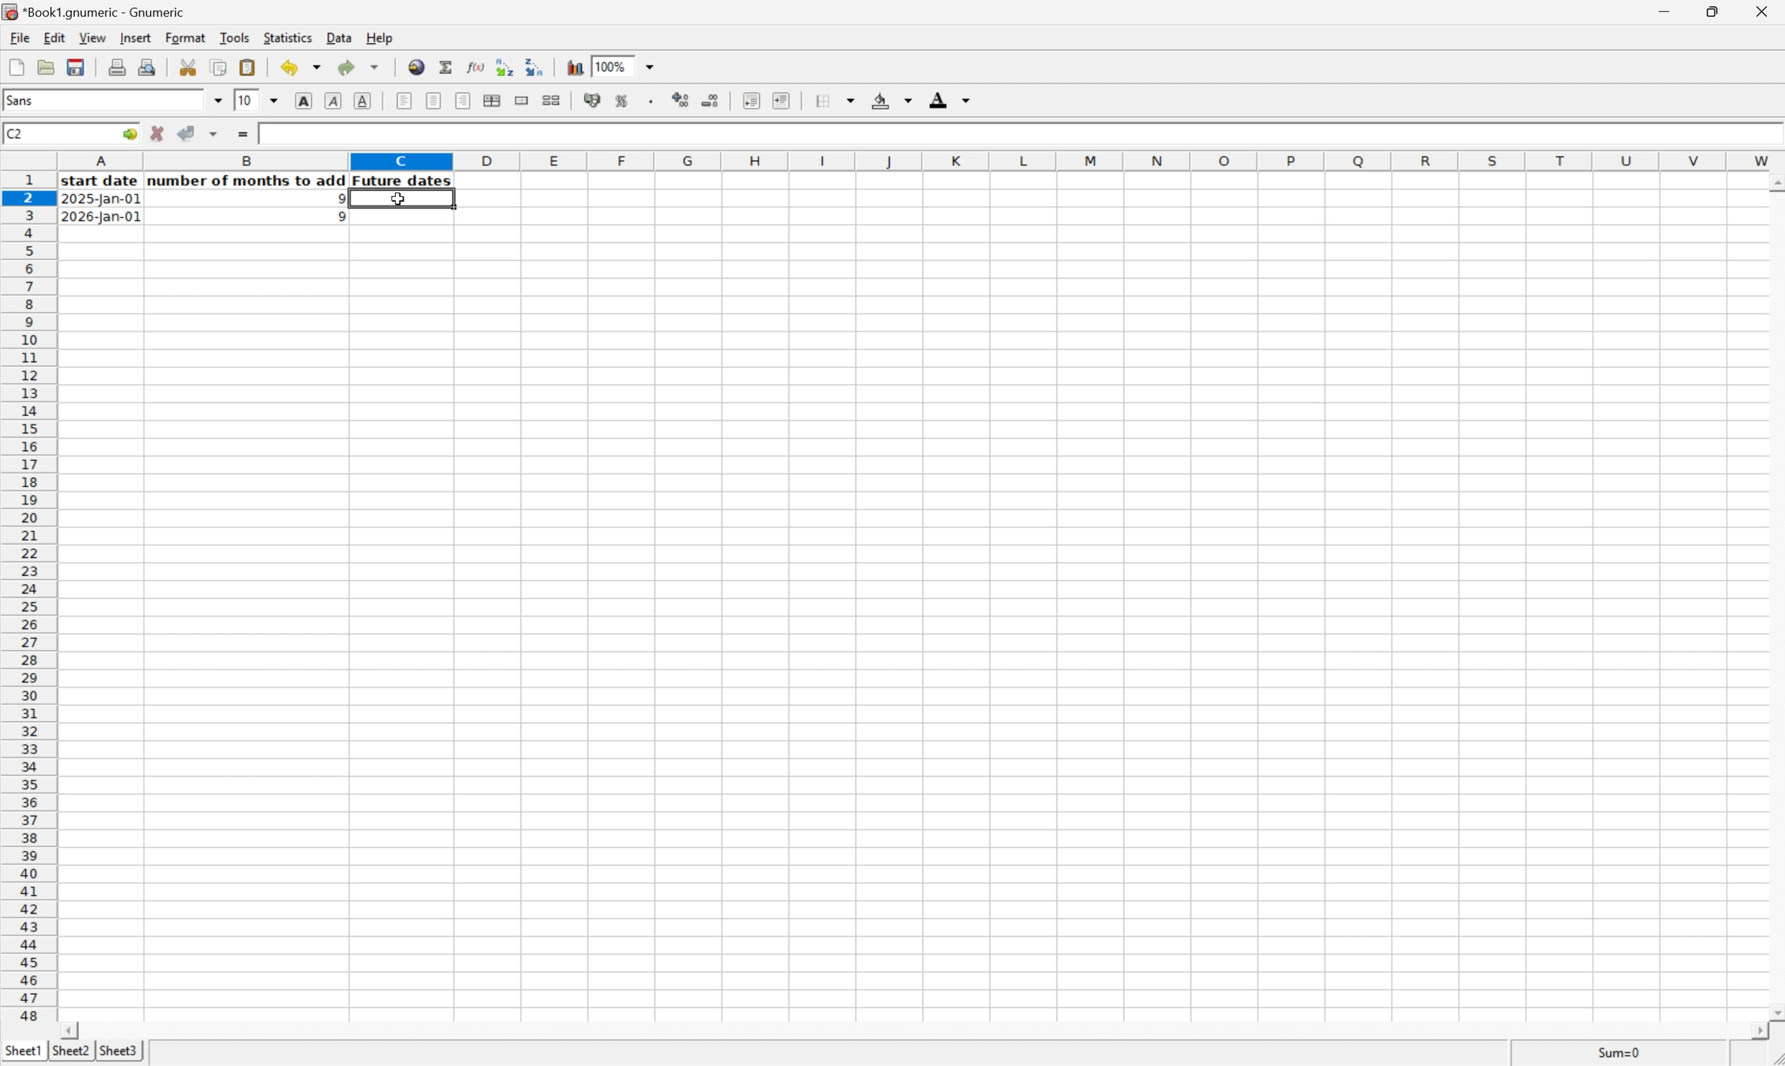 This screenshot has height=1066, width=1785. I want to click on Data, so click(339, 37).